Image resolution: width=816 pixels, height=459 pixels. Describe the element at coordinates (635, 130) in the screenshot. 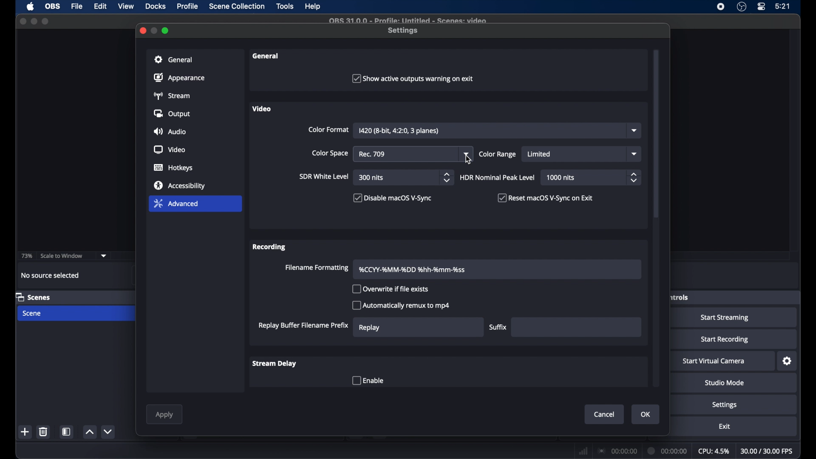

I see `dropdown` at that location.